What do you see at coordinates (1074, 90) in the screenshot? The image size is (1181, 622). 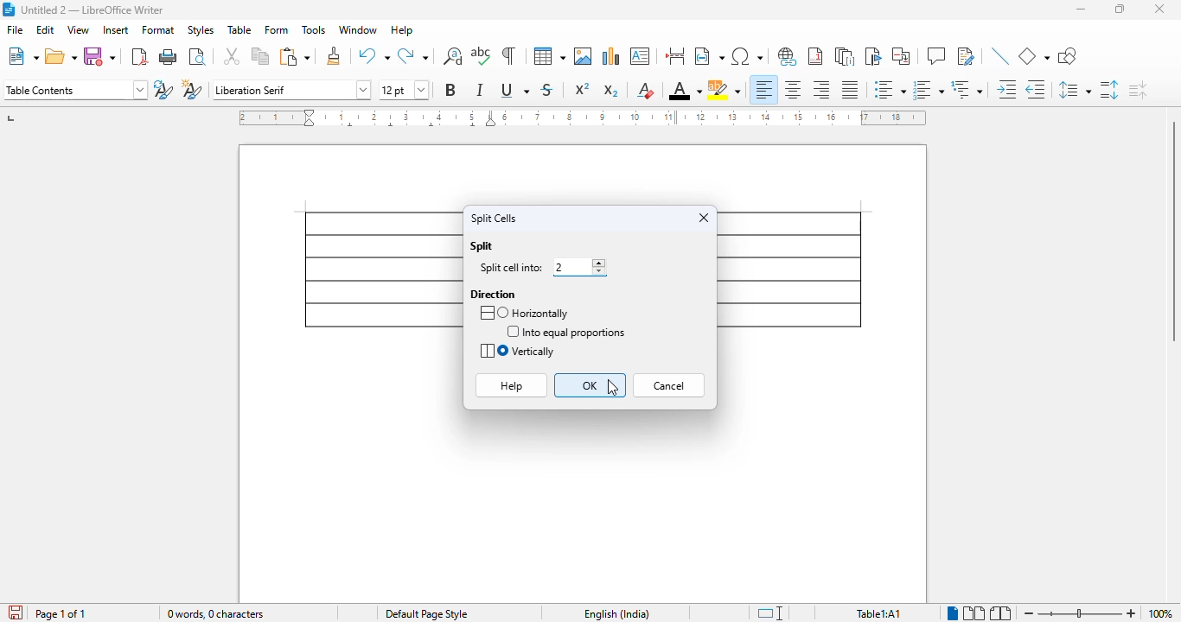 I see `set line spacing` at bounding box center [1074, 90].